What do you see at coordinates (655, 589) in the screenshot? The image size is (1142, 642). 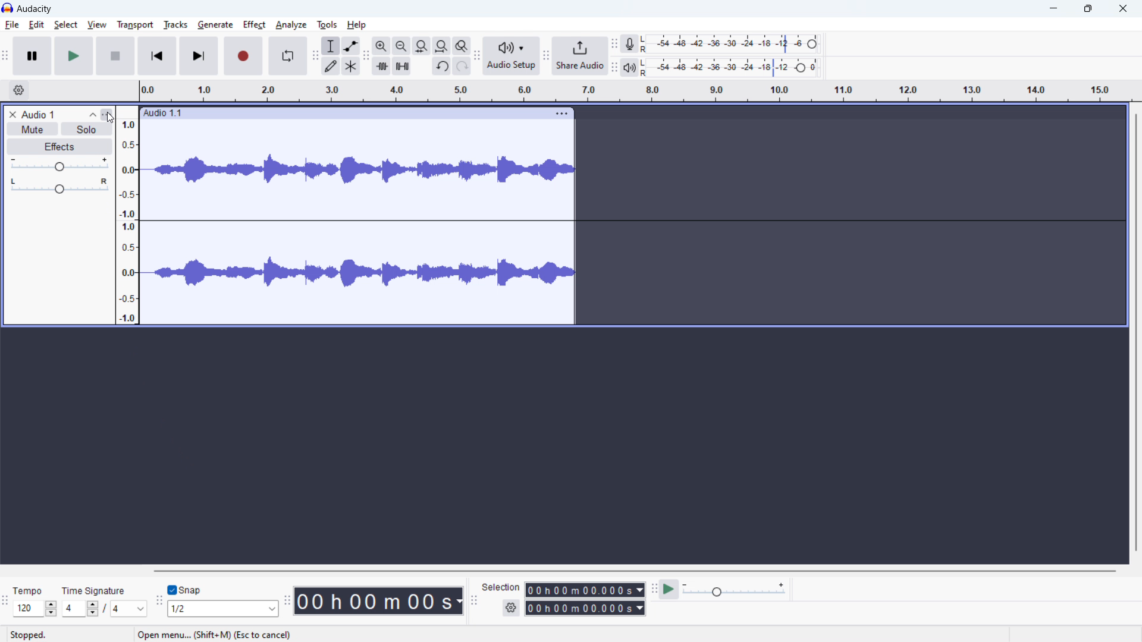 I see `play at speed toolbar` at bounding box center [655, 589].